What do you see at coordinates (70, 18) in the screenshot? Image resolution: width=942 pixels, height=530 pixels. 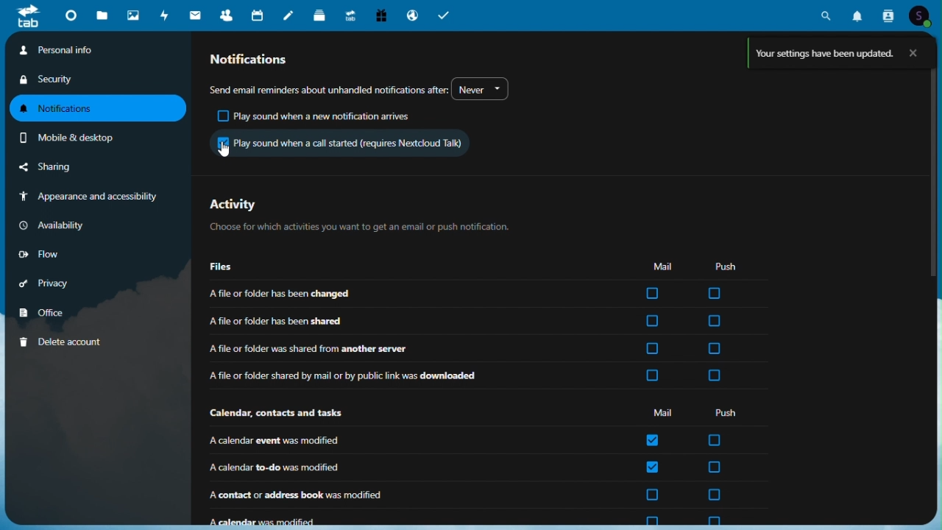 I see `Dashboard` at bounding box center [70, 18].